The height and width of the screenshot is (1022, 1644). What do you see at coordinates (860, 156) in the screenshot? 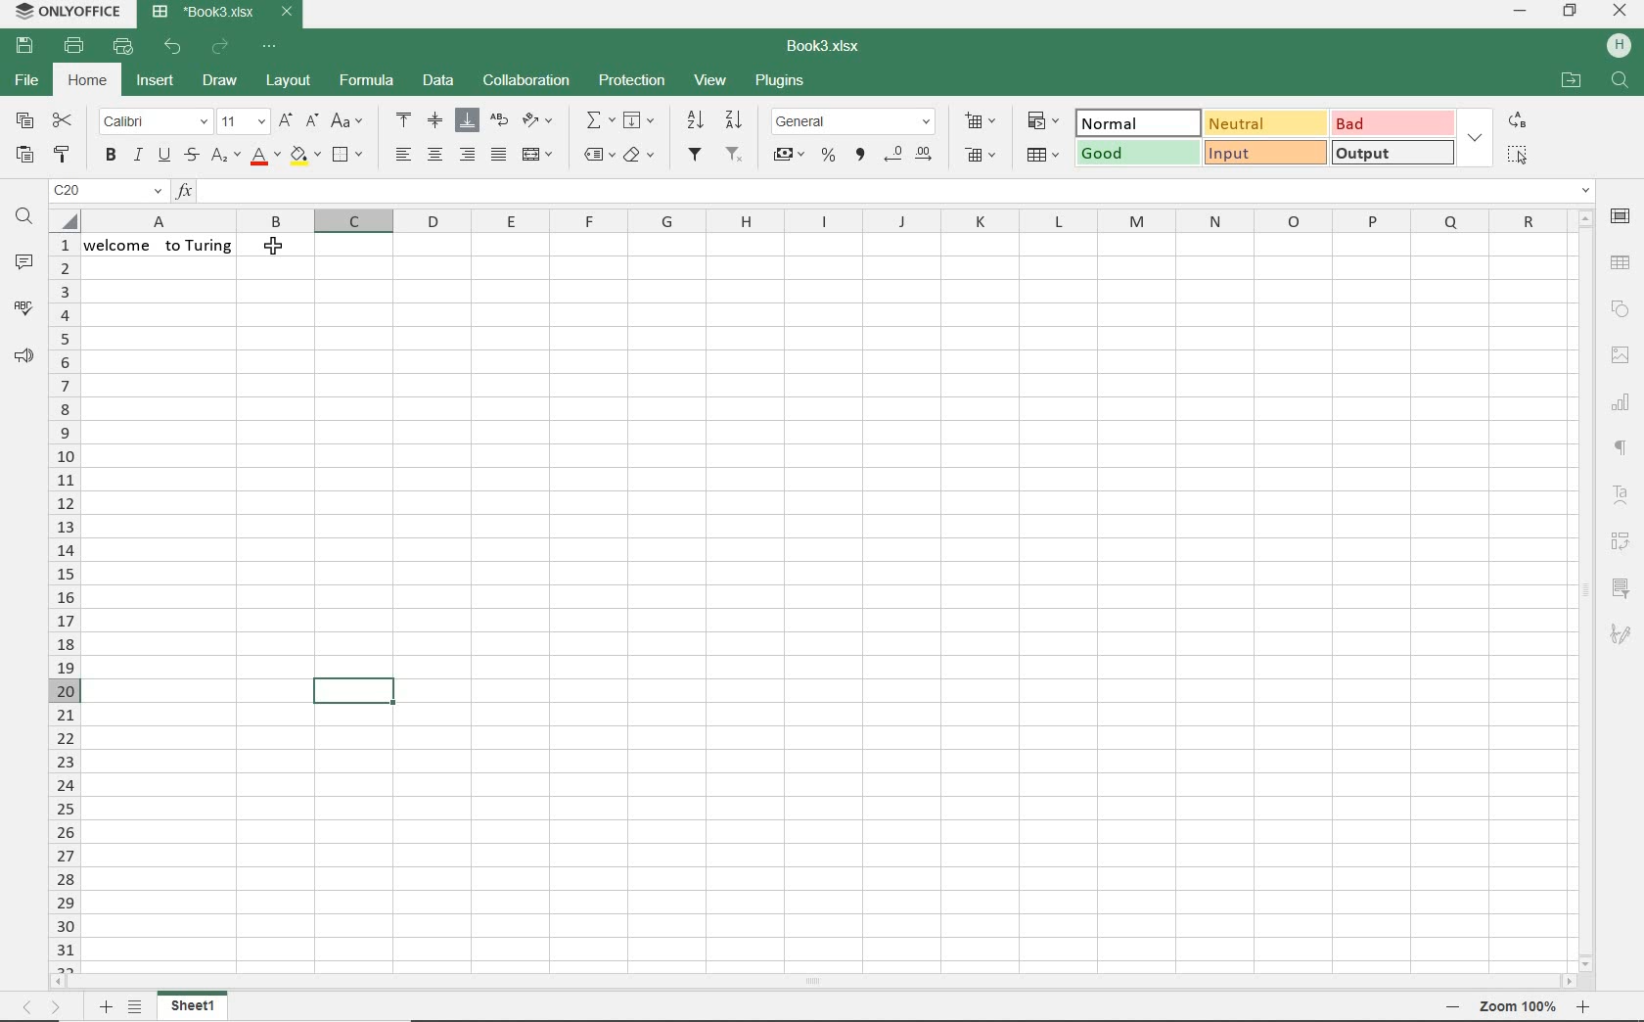
I see `comma style` at bounding box center [860, 156].